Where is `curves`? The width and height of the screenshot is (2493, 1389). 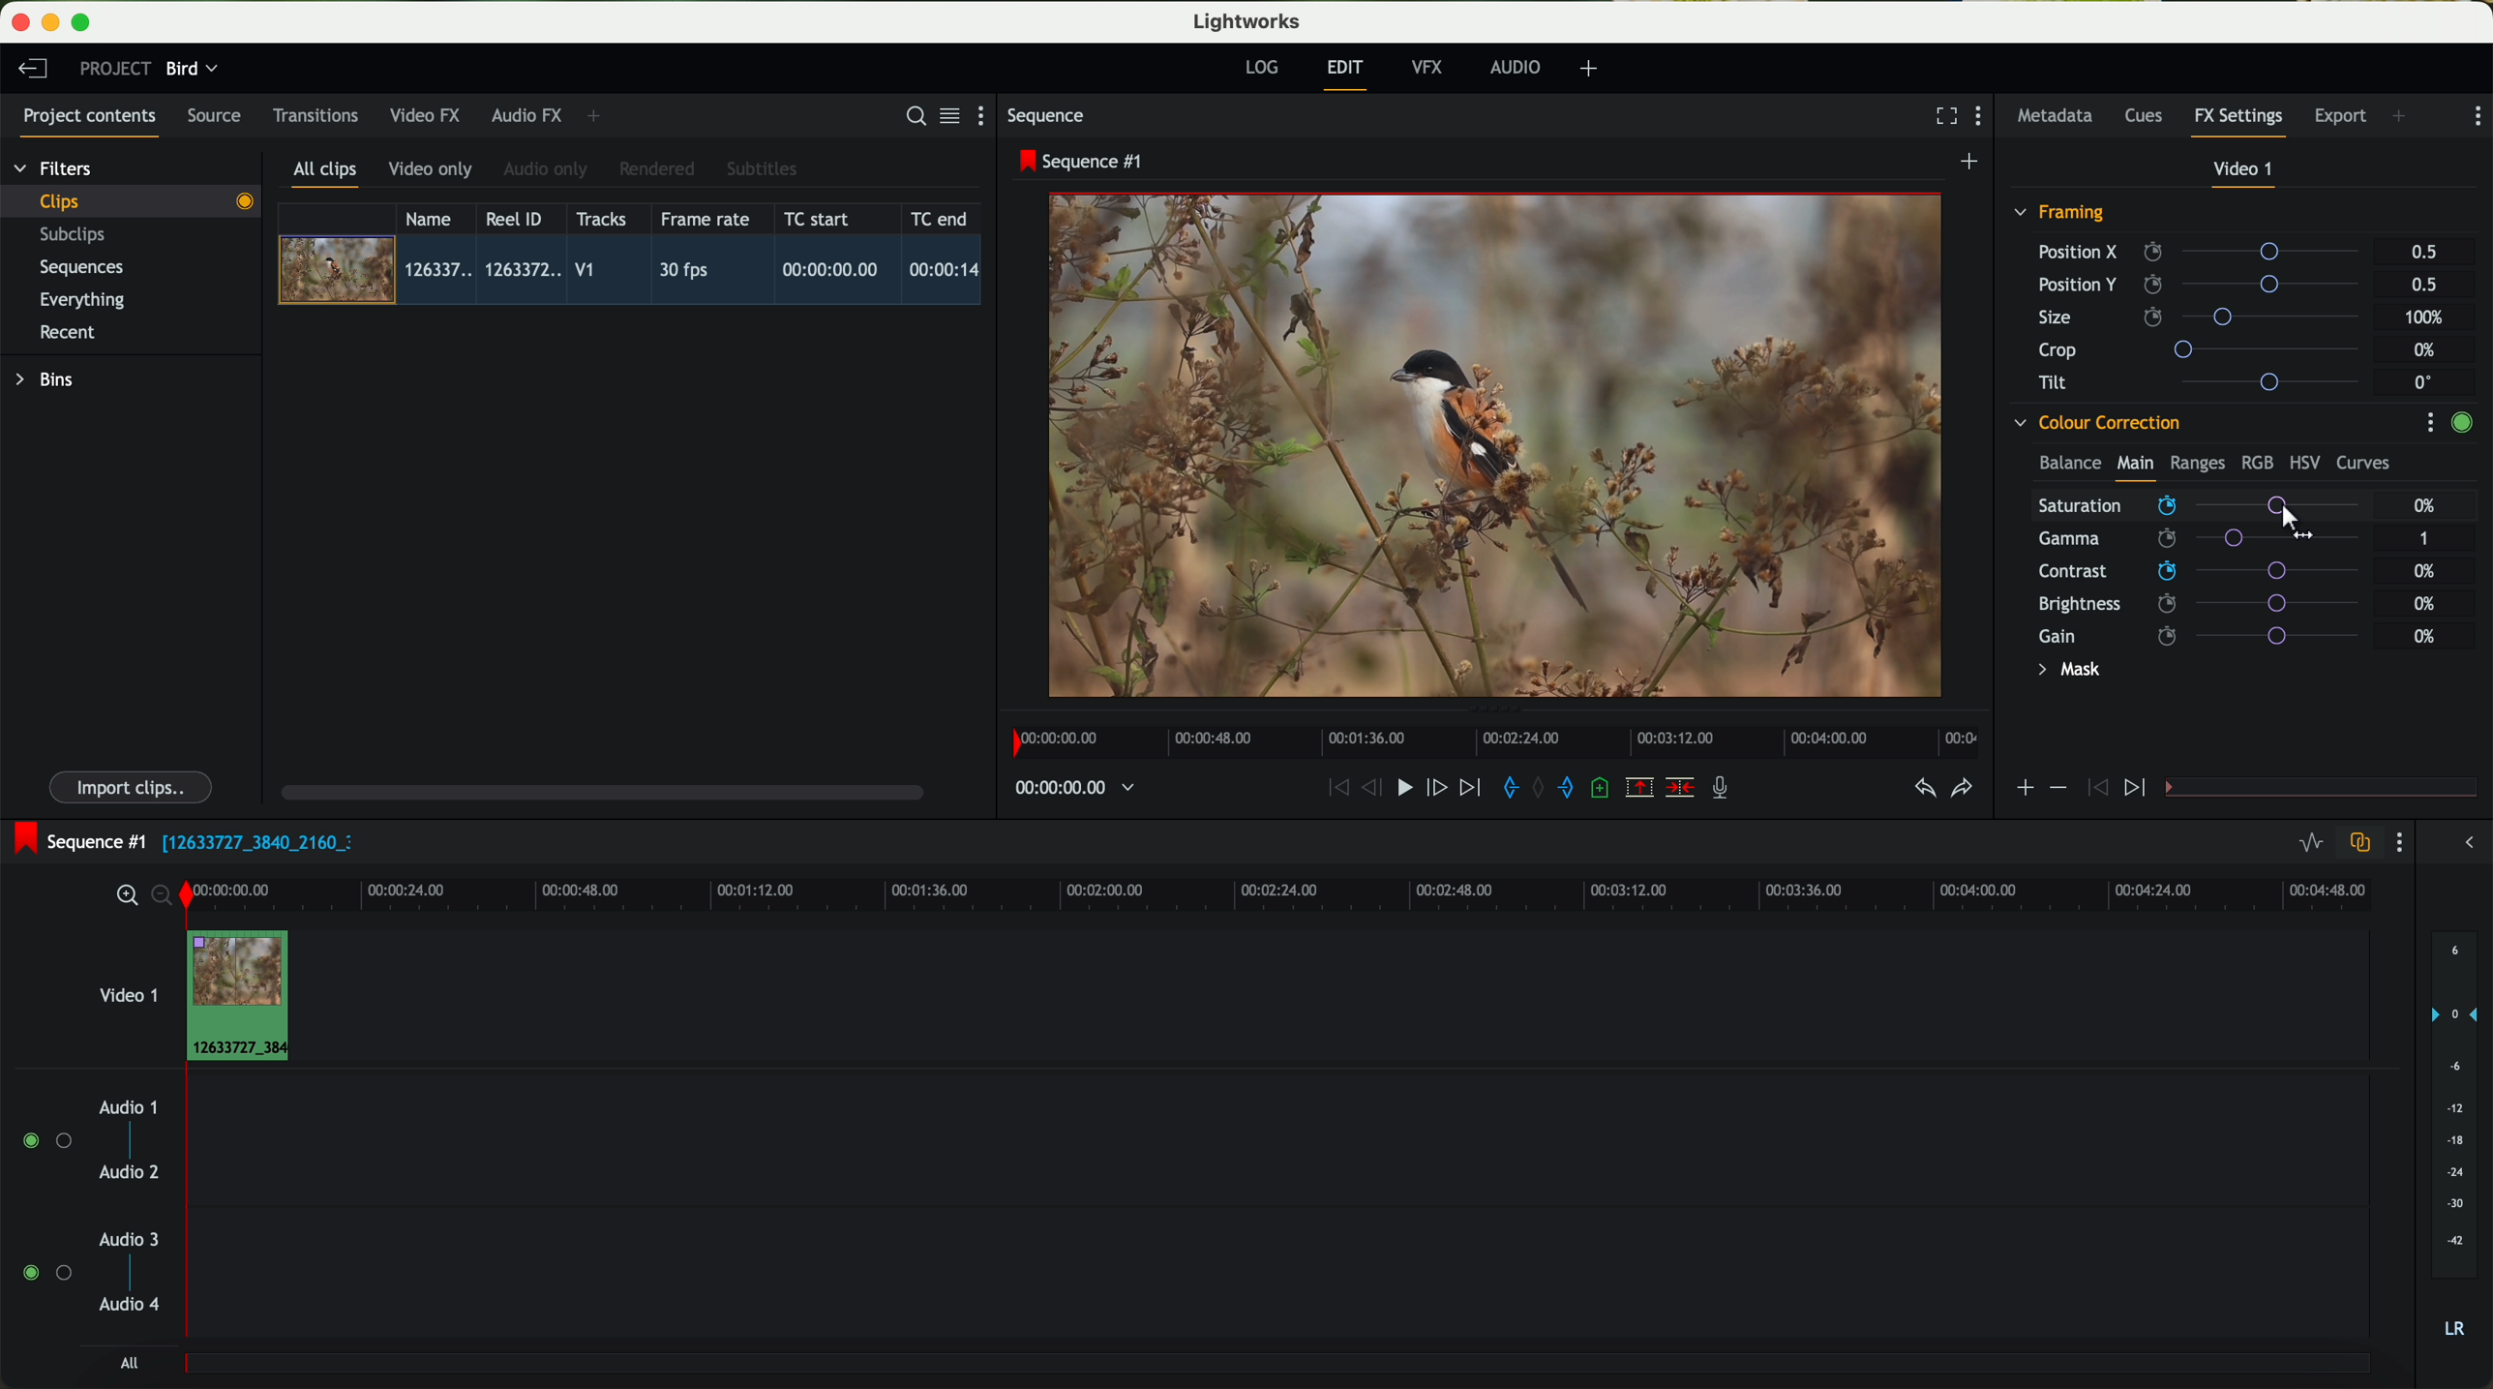
curves is located at coordinates (2363, 464).